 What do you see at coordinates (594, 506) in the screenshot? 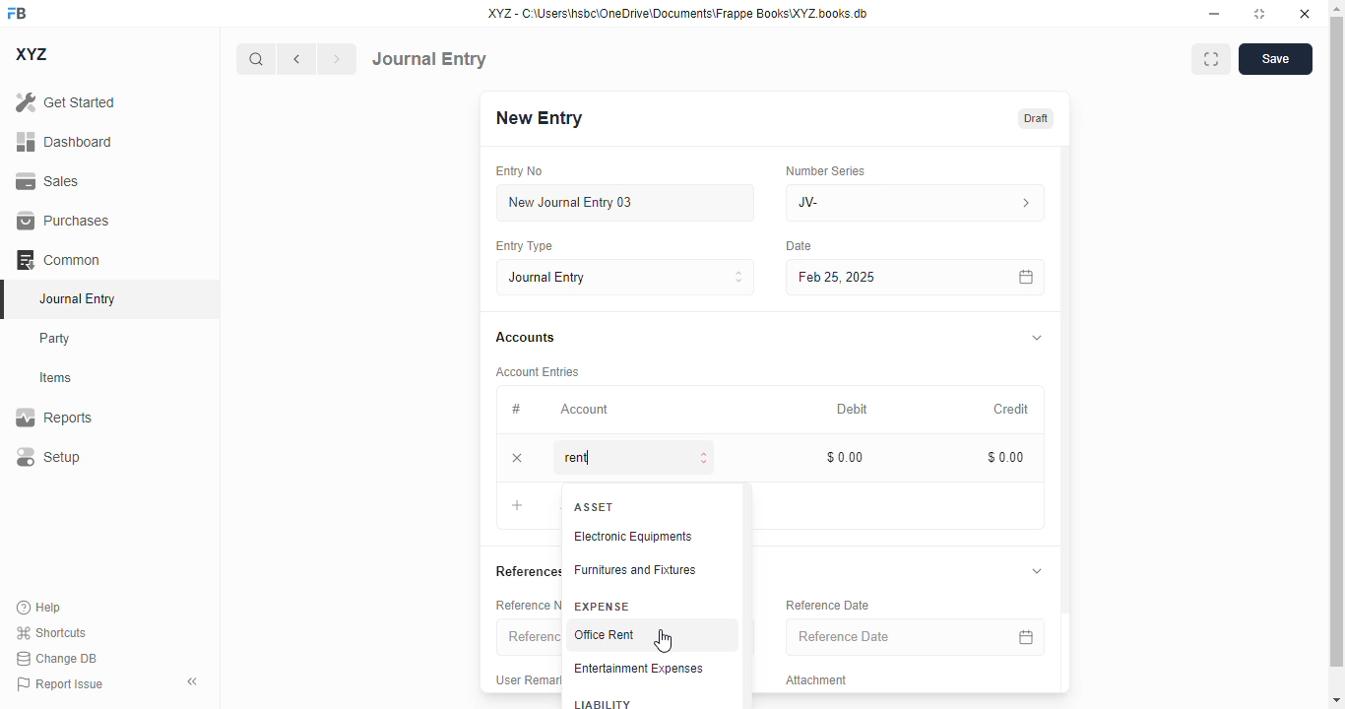
I see `ASSET` at bounding box center [594, 506].